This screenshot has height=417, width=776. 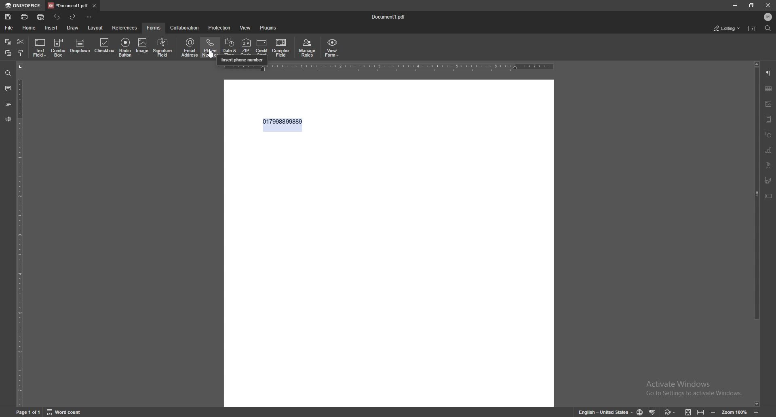 I want to click on signature field, so click(x=163, y=48).